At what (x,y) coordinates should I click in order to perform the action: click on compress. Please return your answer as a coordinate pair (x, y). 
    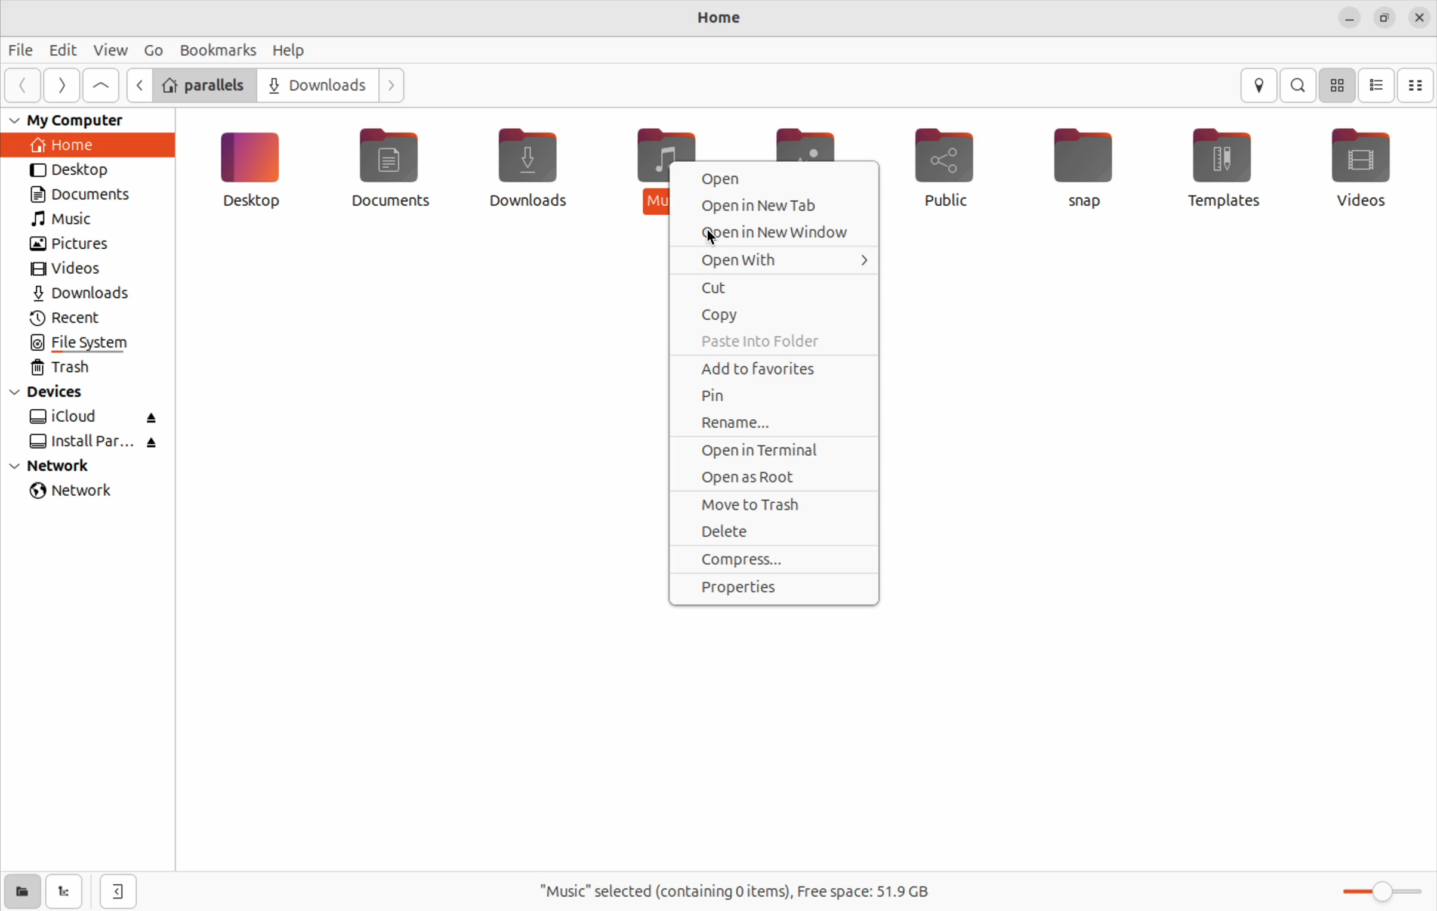
    Looking at the image, I should click on (773, 560).